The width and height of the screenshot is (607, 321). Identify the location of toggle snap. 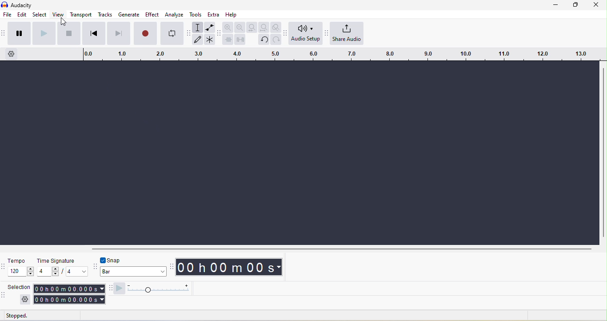
(111, 260).